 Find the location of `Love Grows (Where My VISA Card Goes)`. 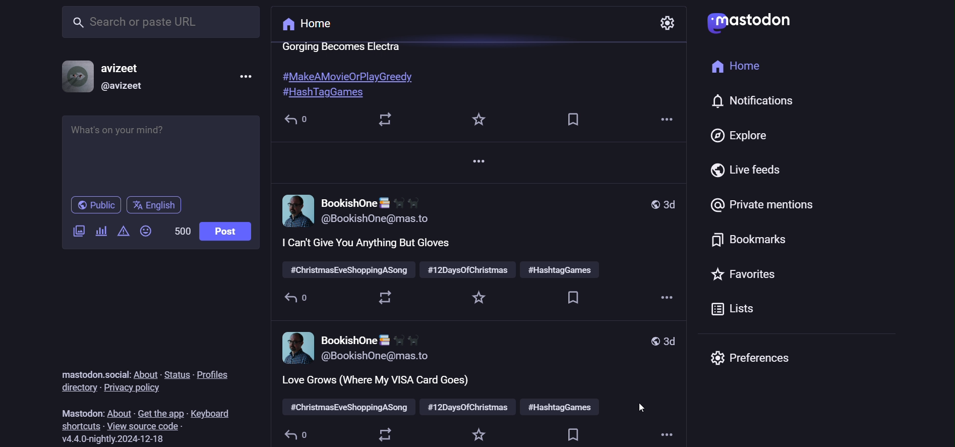

Love Grows (Where My VISA Card Goes) is located at coordinates (377, 382).